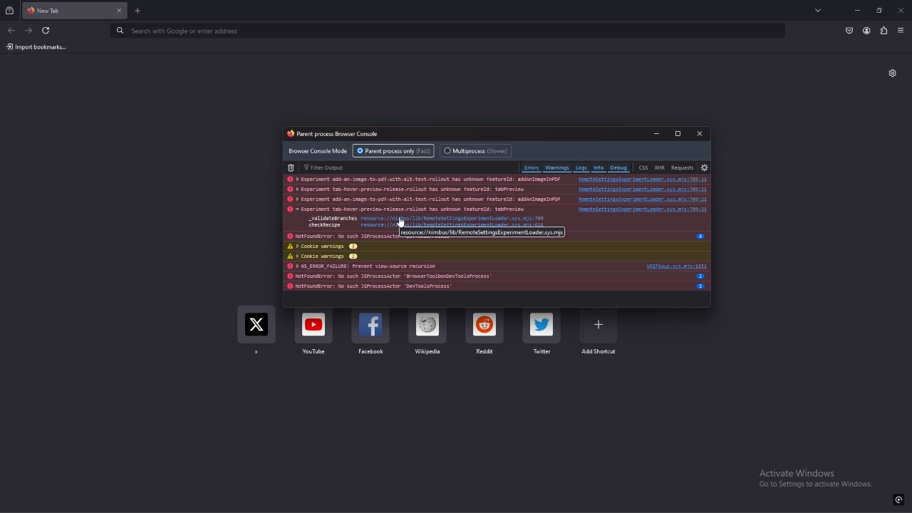 The image size is (912, 513). What do you see at coordinates (418, 256) in the screenshot?
I see `cookie warnings` at bounding box center [418, 256].